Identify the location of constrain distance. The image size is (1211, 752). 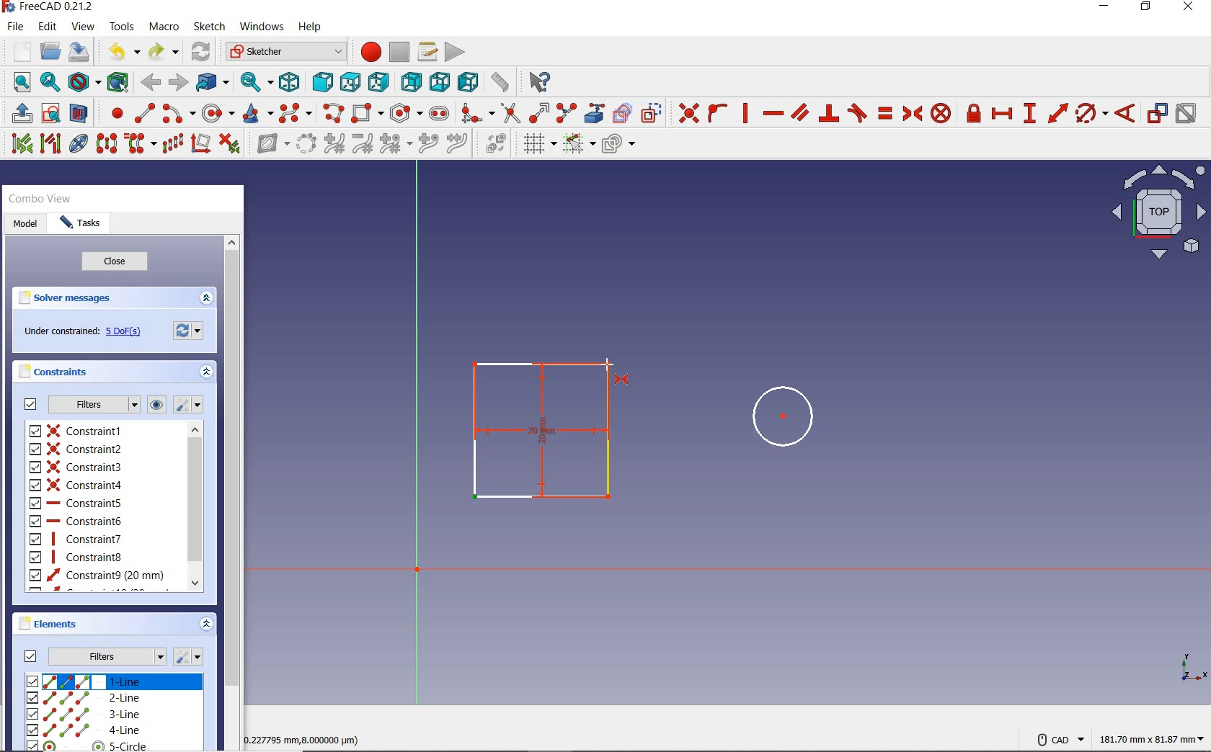
(1056, 113).